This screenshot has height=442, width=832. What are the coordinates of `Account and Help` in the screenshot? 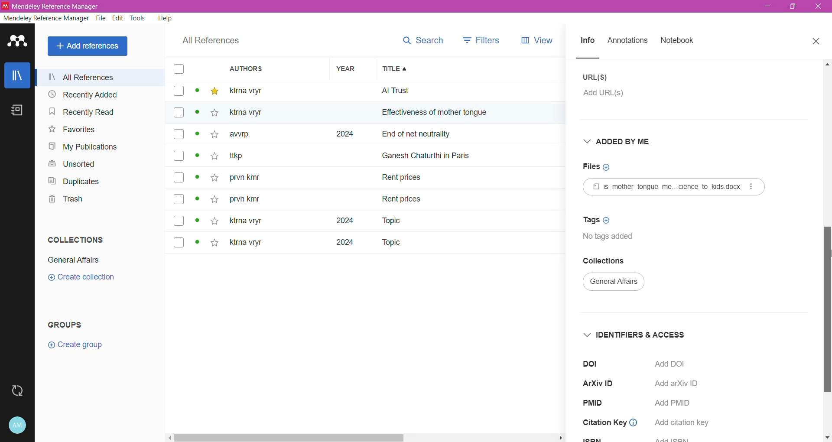 It's located at (18, 426).